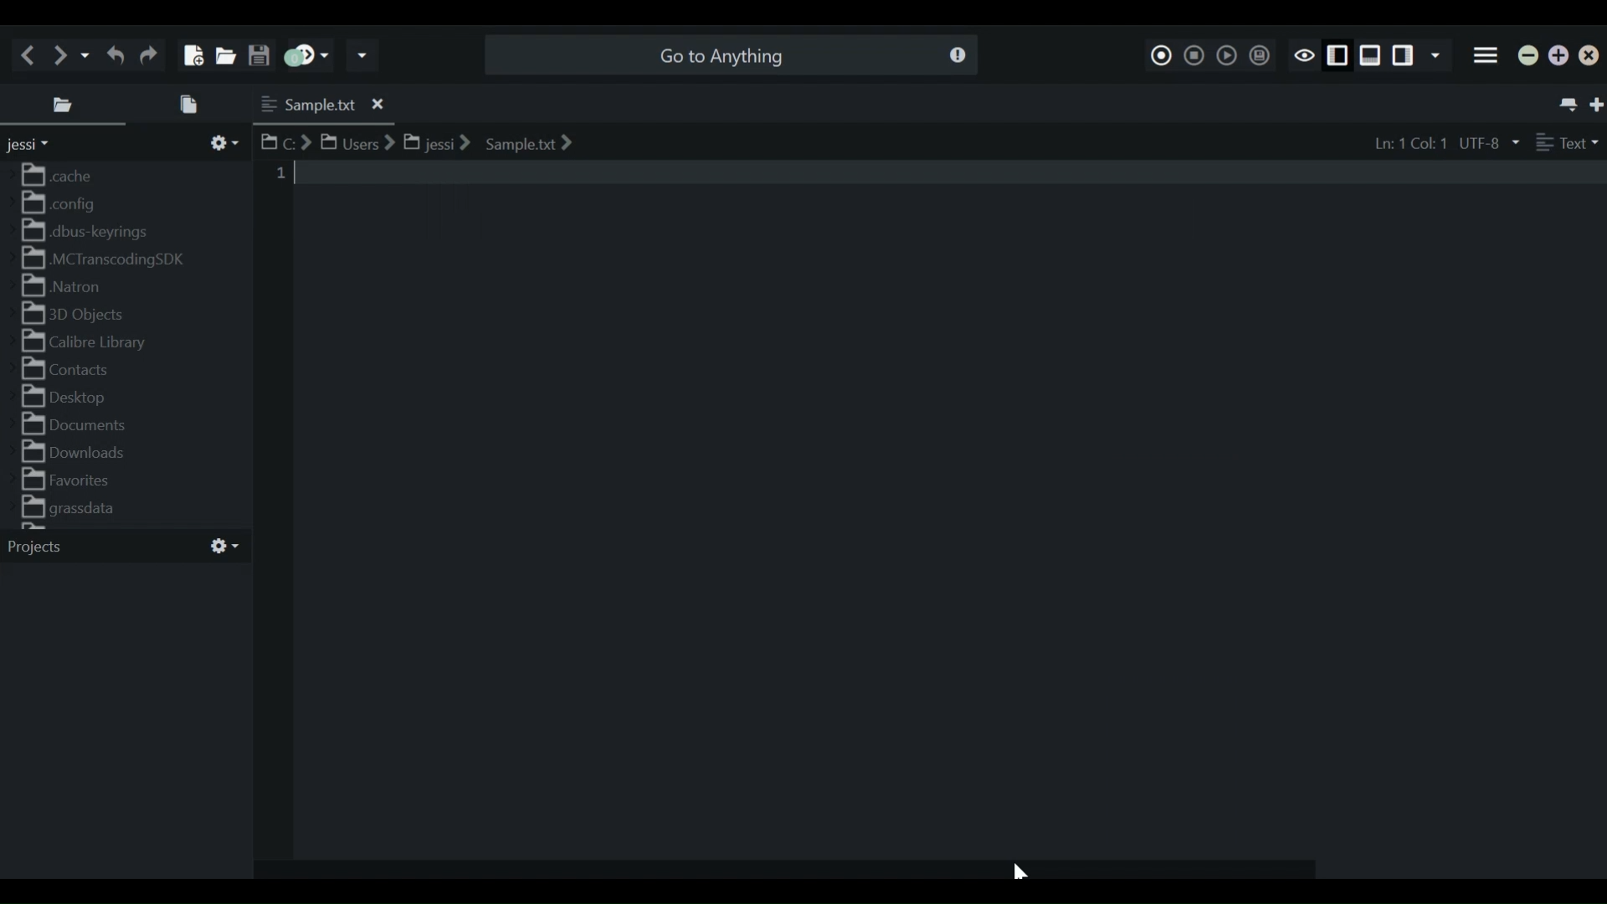 The width and height of the screenshot is (1607, 904). I want to click on New Tab, so click(1594, 104).